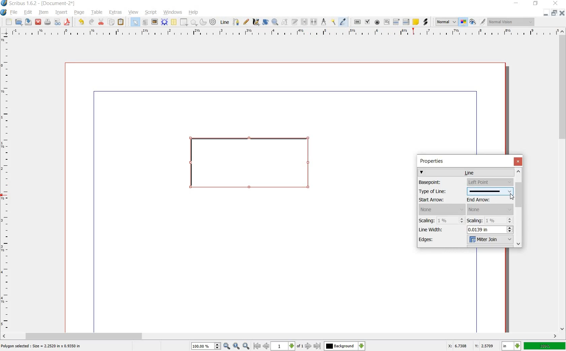  What do you see at coordinates (92, 22) in the screenshot?
I see `REDO` at bounding box center [92, 22].